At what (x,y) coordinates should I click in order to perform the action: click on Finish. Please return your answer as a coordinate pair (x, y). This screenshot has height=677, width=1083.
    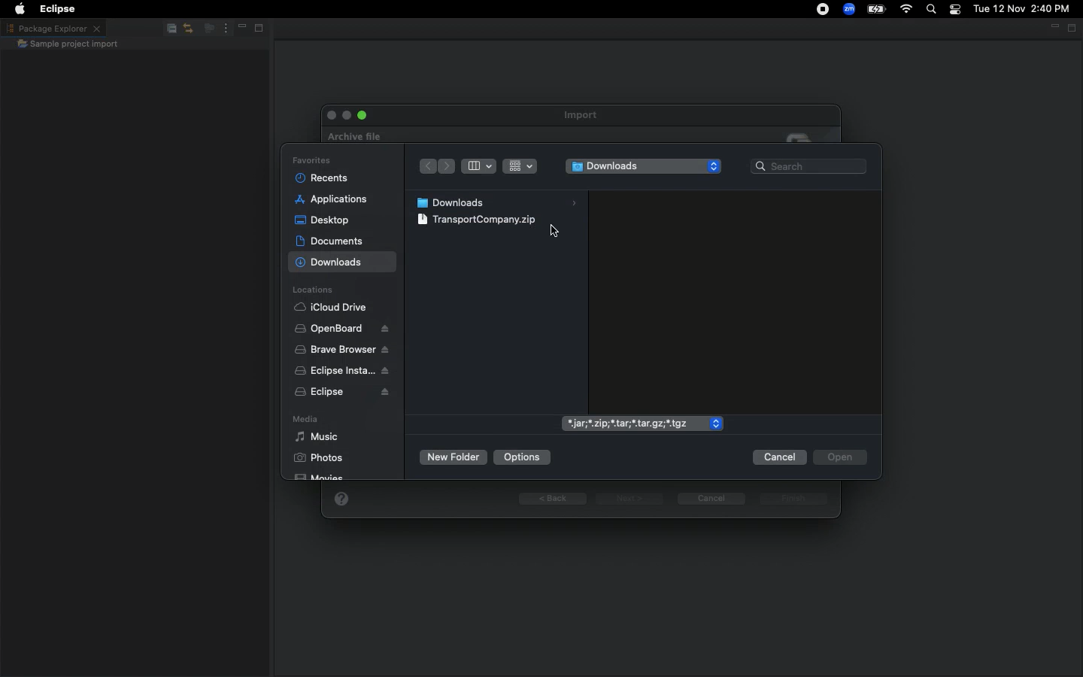
    Looking at the image, I should click on (792, 500).